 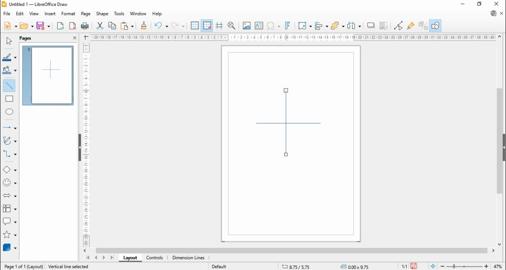 I want to click on format, so click(x=69, y=14).